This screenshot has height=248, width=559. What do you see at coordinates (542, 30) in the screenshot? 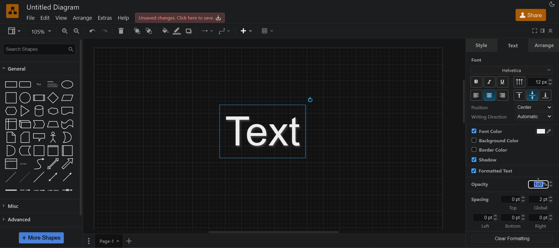
I see `format` at bounding box center [542, 30].